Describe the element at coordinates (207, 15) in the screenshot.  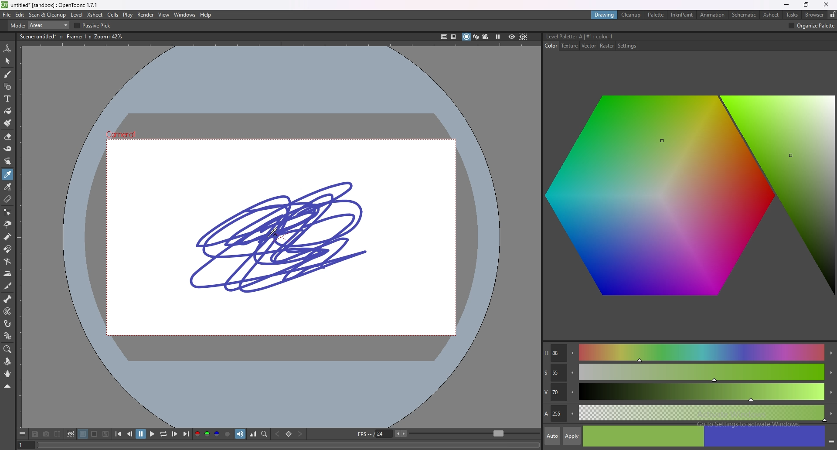
I see `help` at that location.